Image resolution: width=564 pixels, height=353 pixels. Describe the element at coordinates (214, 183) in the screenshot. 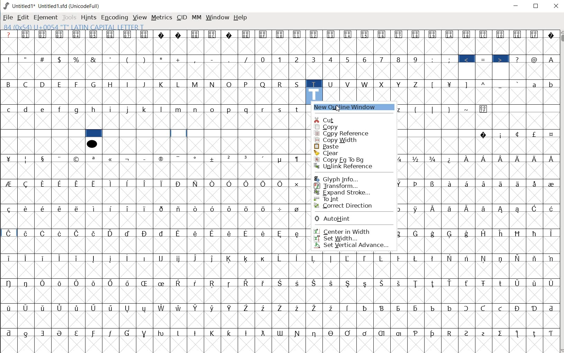

I see `Symbol` at that location.